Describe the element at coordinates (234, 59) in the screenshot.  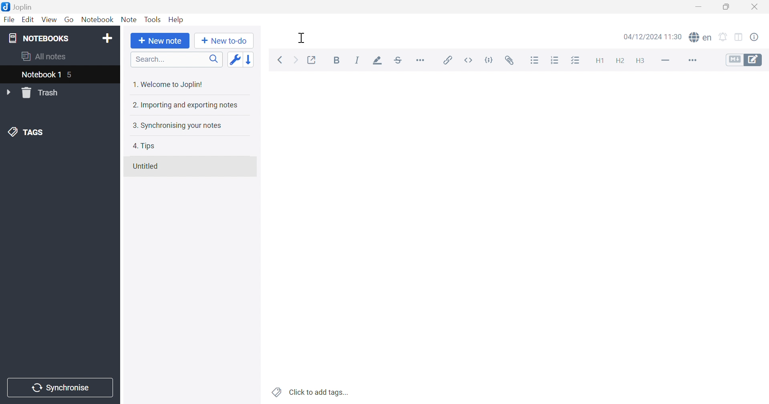
I see `Toggle sort order field` at that location.